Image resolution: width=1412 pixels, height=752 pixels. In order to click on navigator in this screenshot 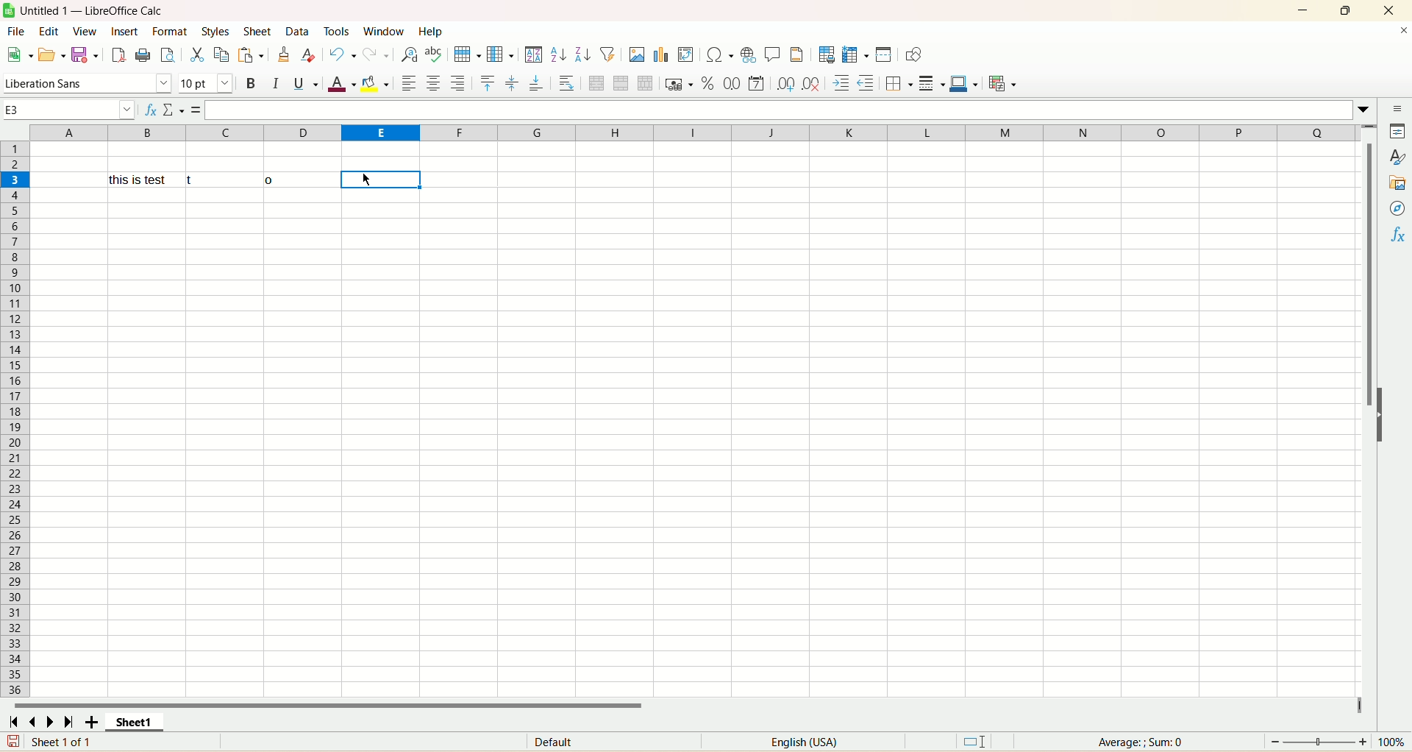, I will do `click(1397, 210)`.